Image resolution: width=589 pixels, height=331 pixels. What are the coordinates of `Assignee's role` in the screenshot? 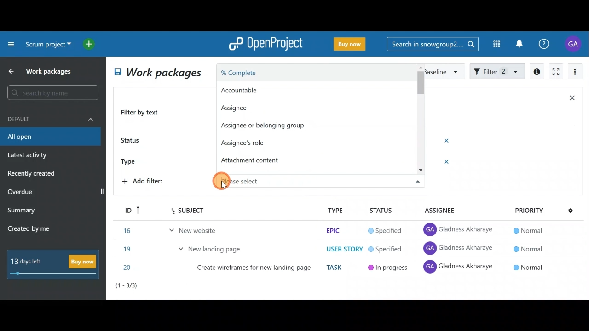 It's located at (246, 142).